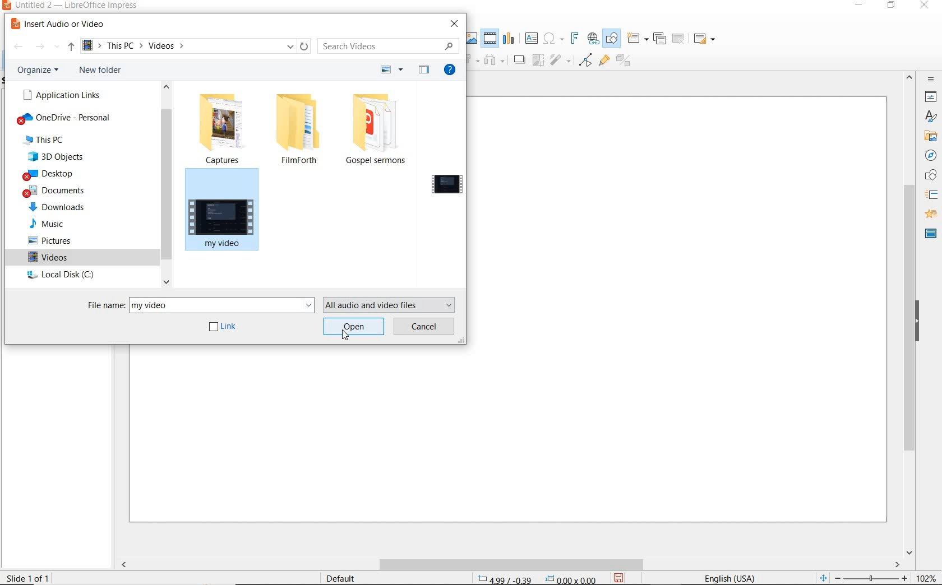  What do you see at coordinates (65, 118) in the screenshot?
I see `OneDrive` at bounding box center [65, 118].